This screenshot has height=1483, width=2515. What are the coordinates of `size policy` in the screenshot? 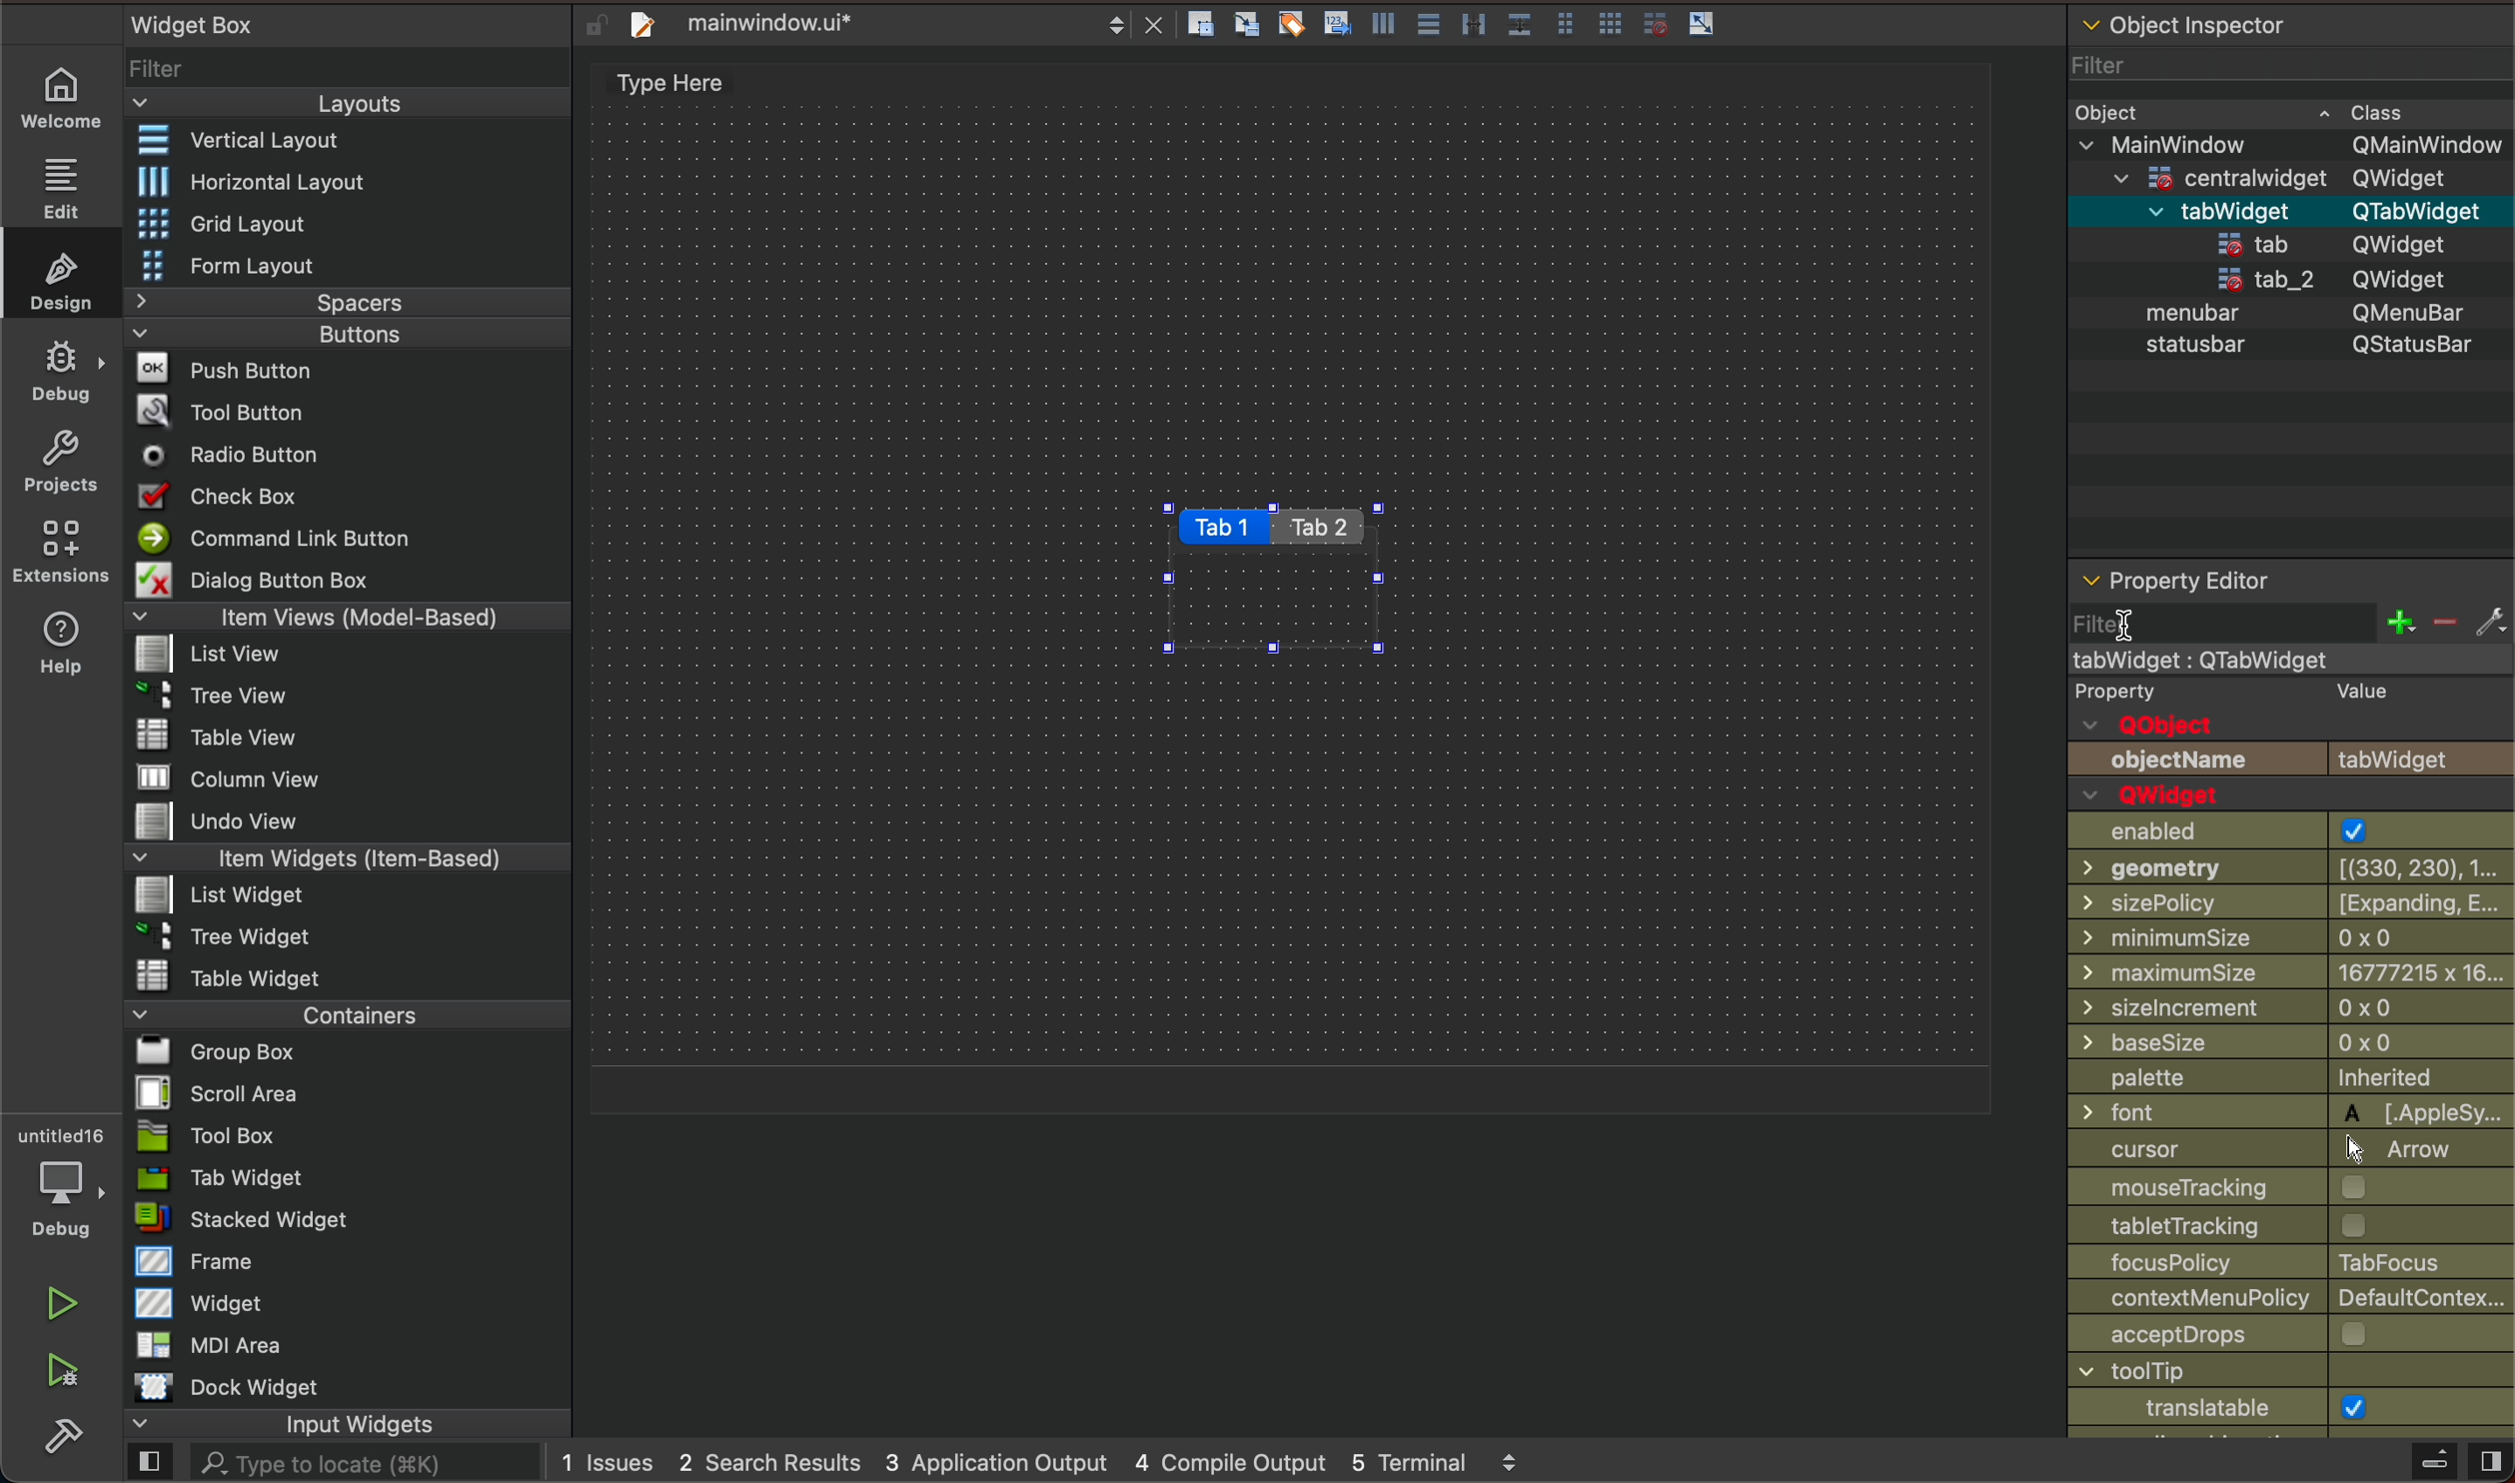 It's located at (2292, 902).